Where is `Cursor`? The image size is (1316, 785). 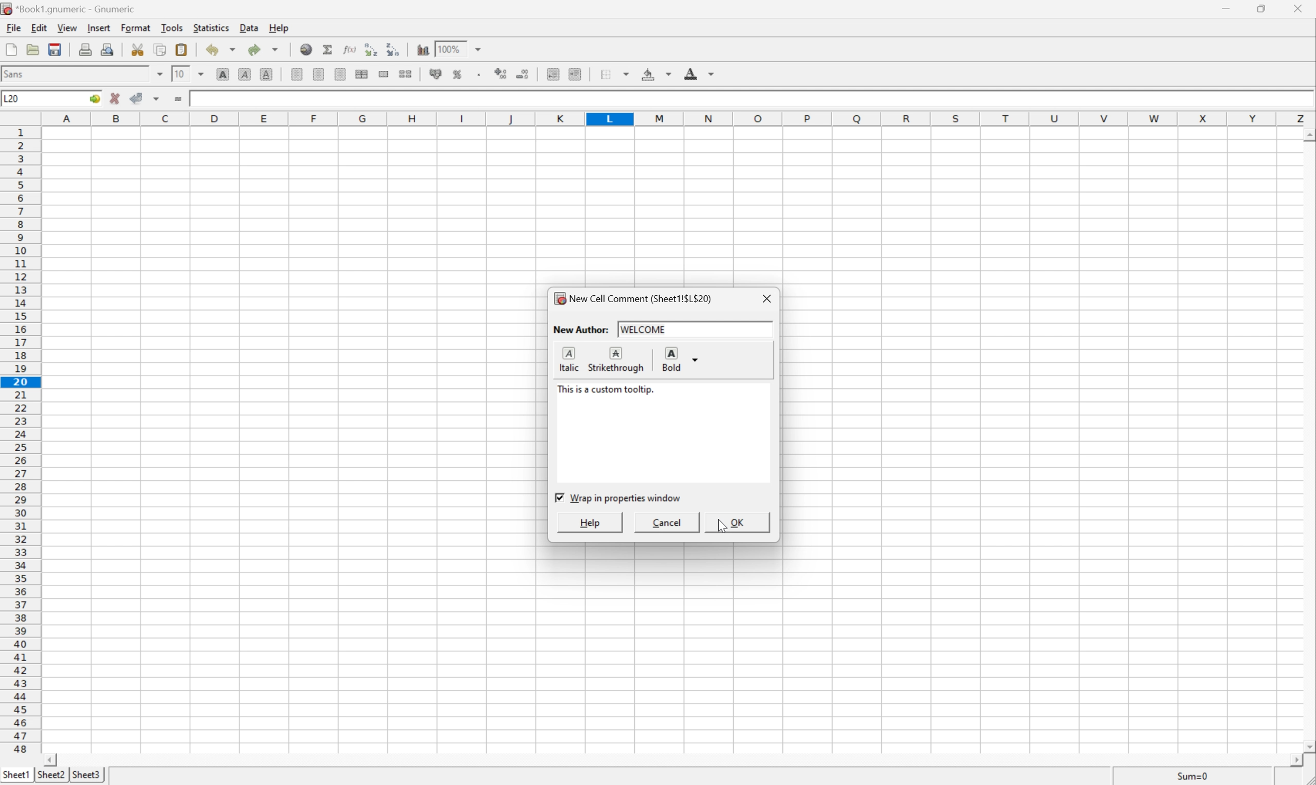
Cursor is located at coordinates (720, 524).